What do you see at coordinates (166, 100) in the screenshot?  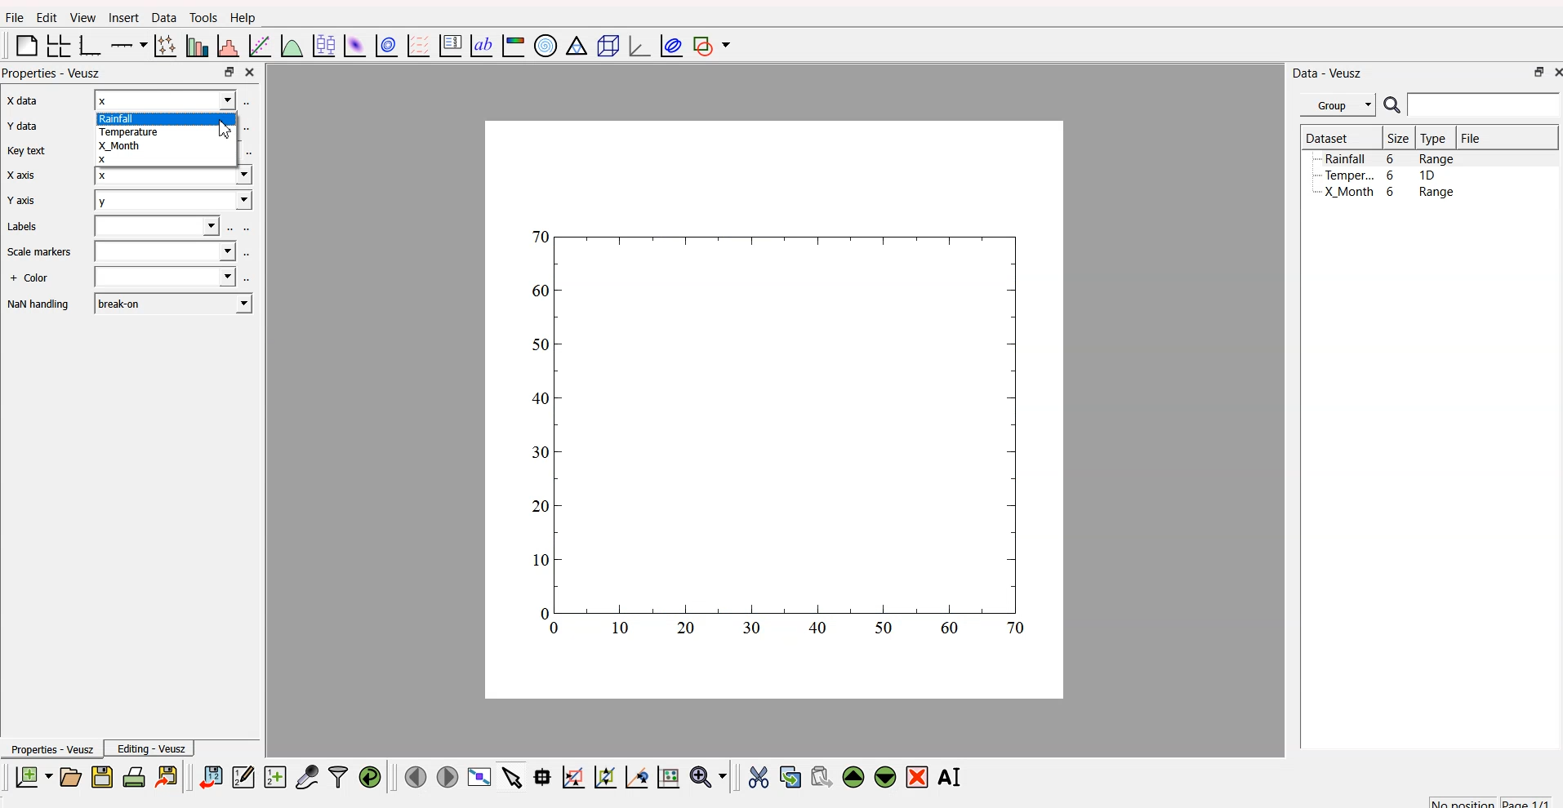 I see `x` at bounding box center [166, 100].